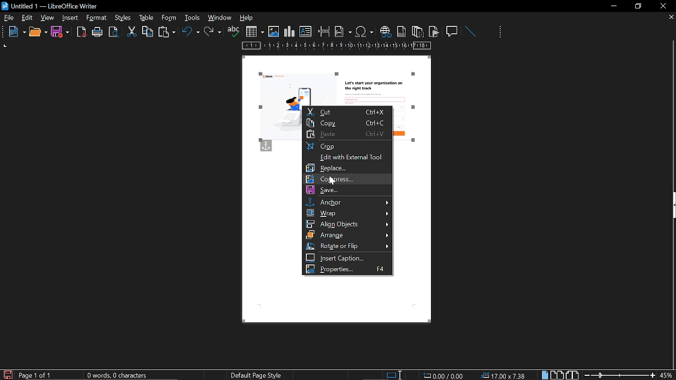  What do you see at coordinates (350, 258) in the screenshot?
I see `insert caption` at bounding box center [350, 258].